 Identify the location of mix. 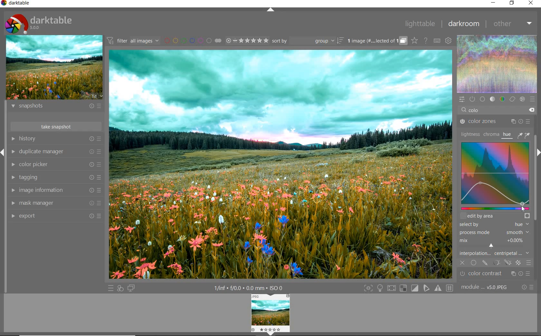
(495, 243).